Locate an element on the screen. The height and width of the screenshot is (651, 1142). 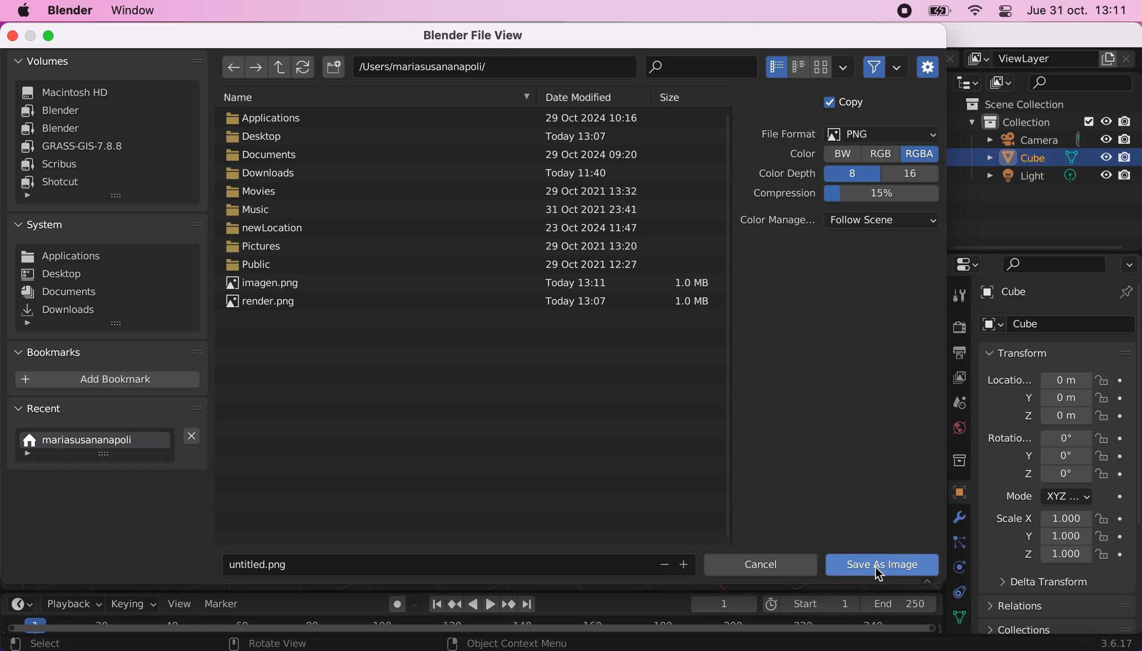
playback is located at coordinates (72, 605).